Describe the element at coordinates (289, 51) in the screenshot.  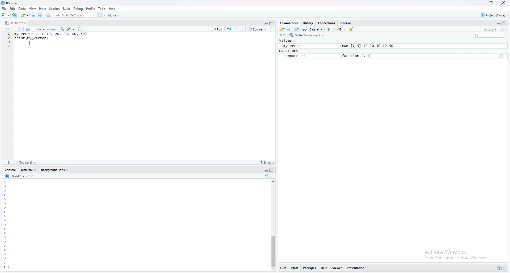
I see `Functions` at that location.